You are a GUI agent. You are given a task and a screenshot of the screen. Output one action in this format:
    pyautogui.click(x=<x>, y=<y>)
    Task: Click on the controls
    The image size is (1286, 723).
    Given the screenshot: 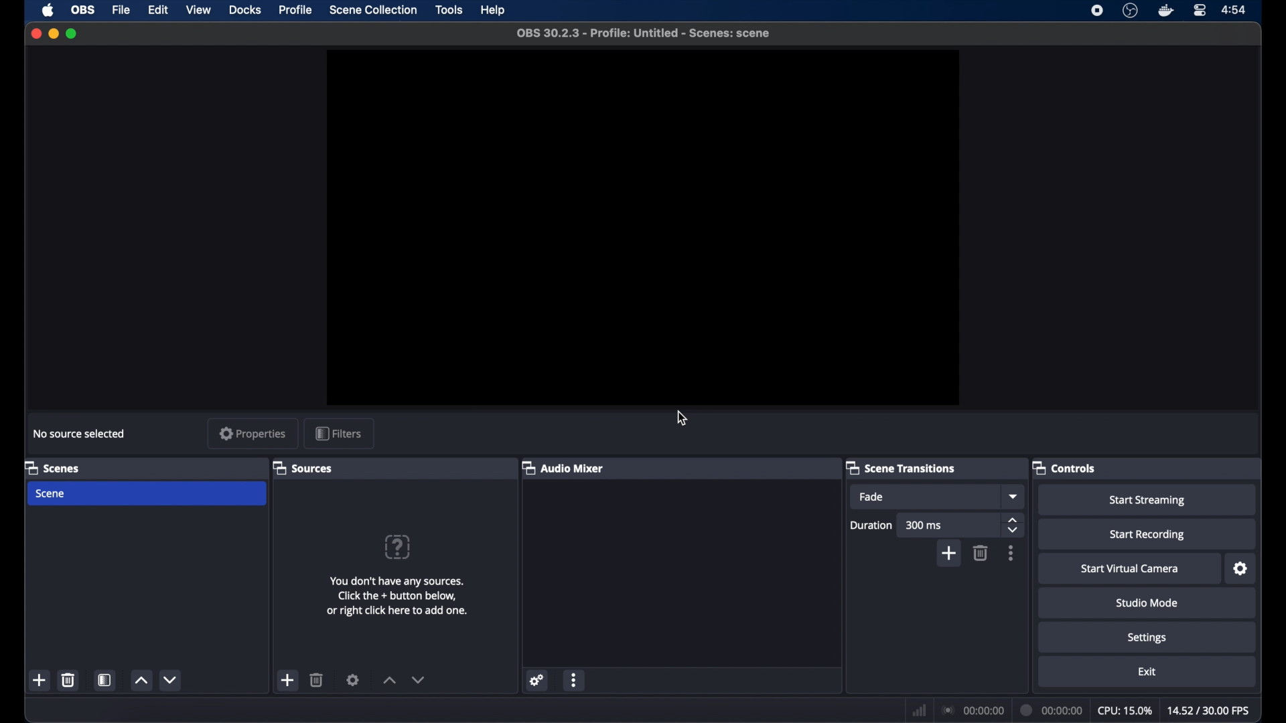 What is the action you would take?
    pyautogui.click(x=1066, y=467)
    